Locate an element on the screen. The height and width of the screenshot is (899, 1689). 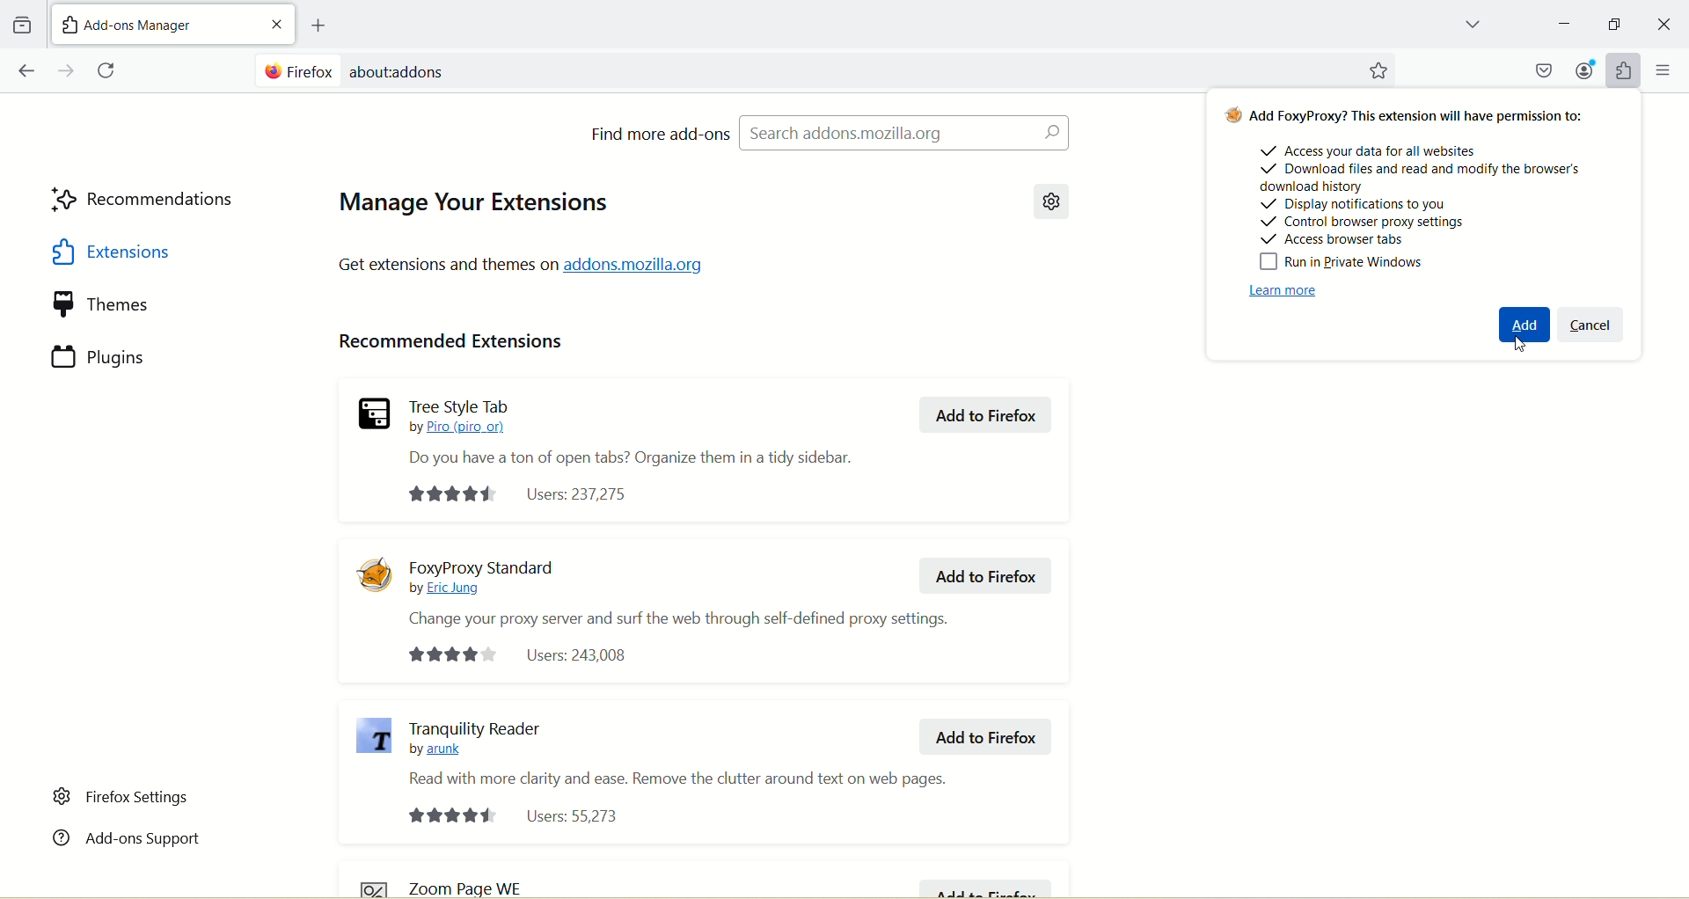
Theme is located at coordinates (149, 305).